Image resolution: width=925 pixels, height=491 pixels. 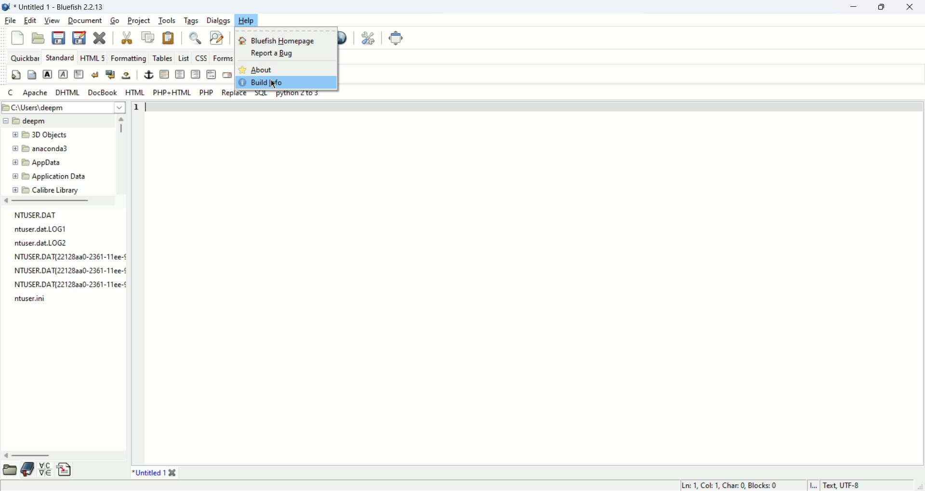 I want to click on document name, so click(x=65, y=6).